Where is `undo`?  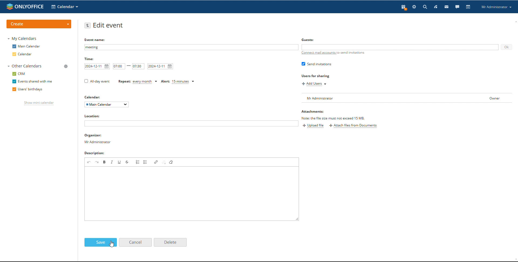 undo is located at coordinates (89, 162).